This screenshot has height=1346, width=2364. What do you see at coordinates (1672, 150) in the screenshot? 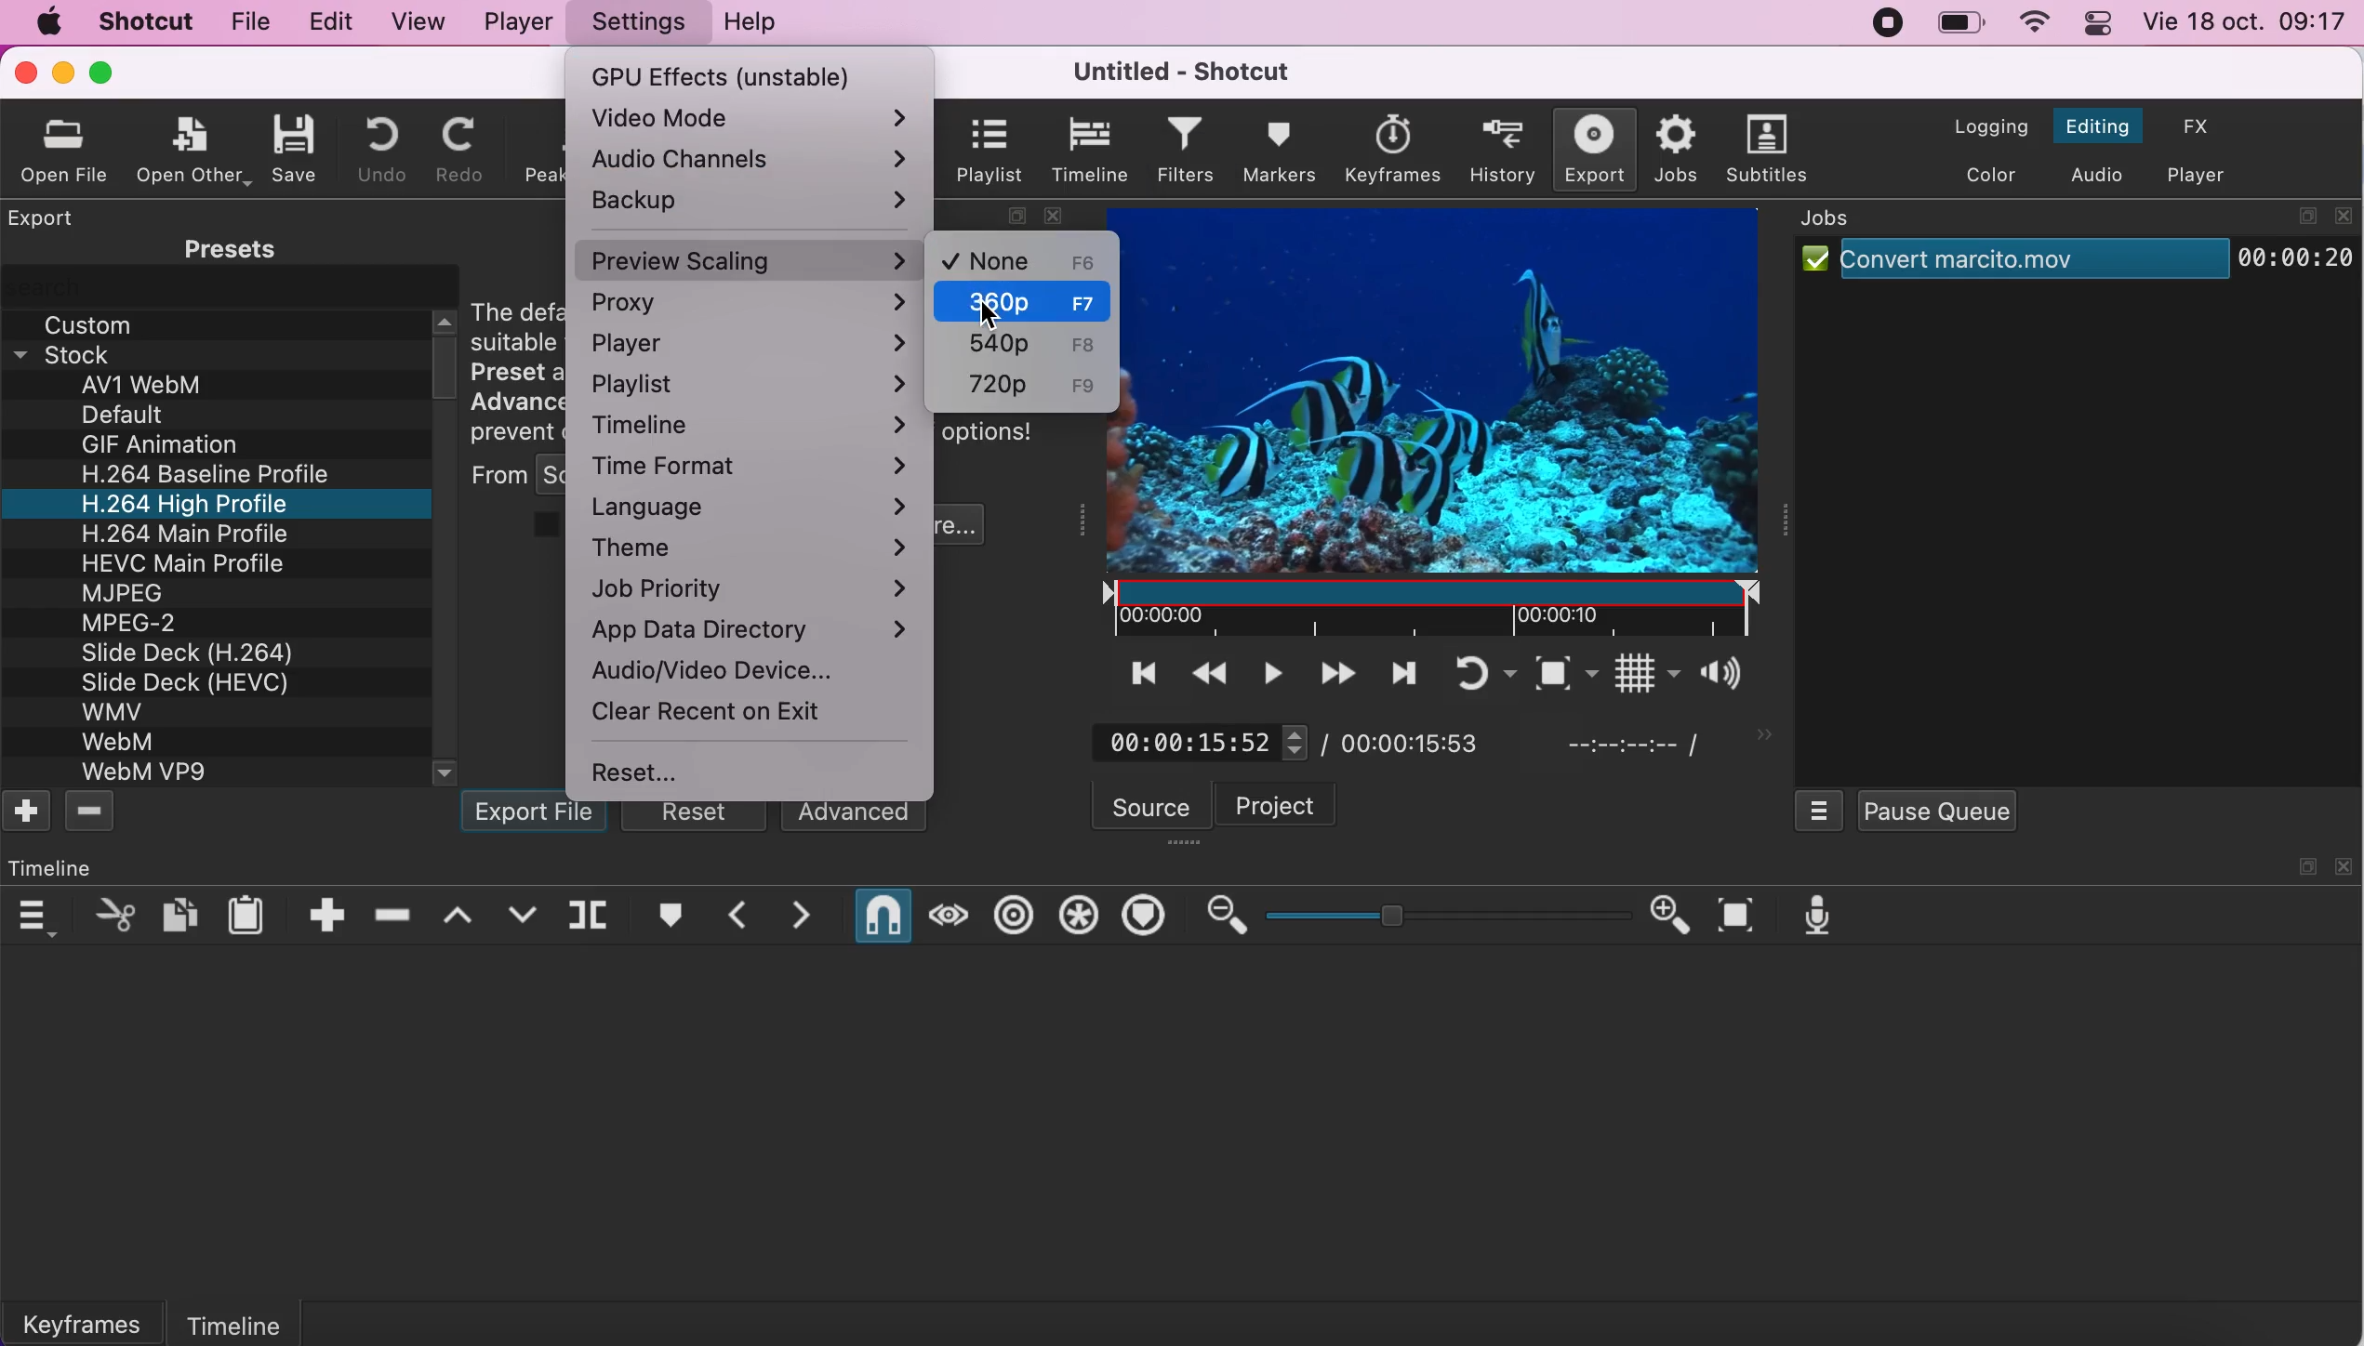
I see `jobs` at bounding box center [1672, 150].